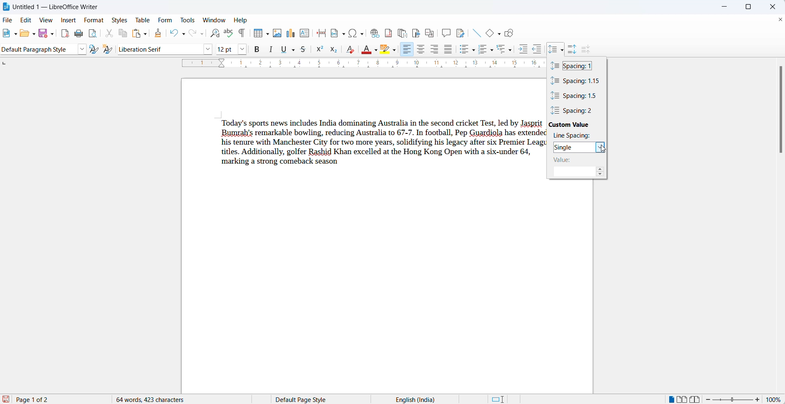  I want to click on save, so click(41, 34).